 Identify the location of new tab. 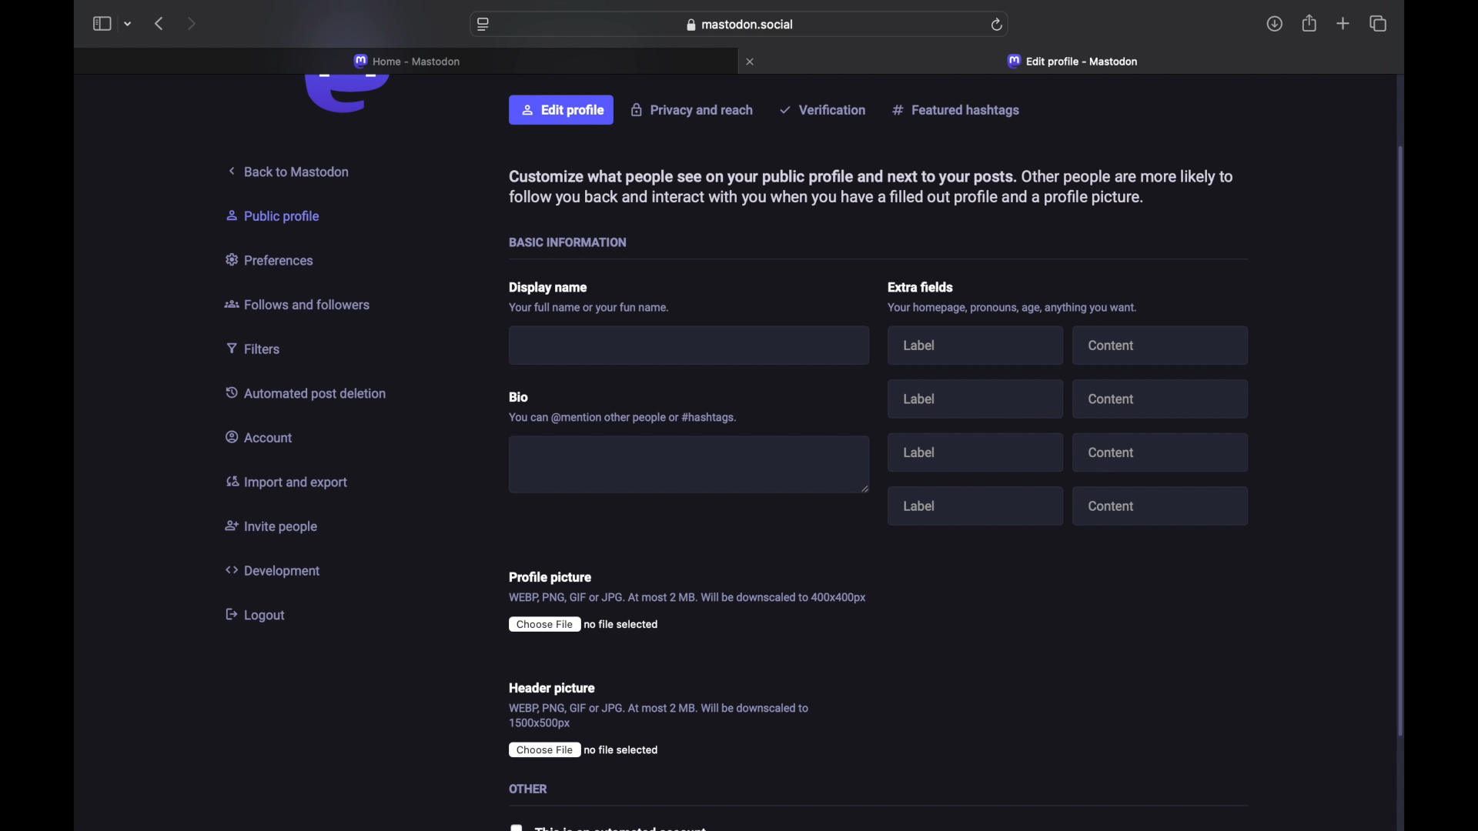
(1343, 25).